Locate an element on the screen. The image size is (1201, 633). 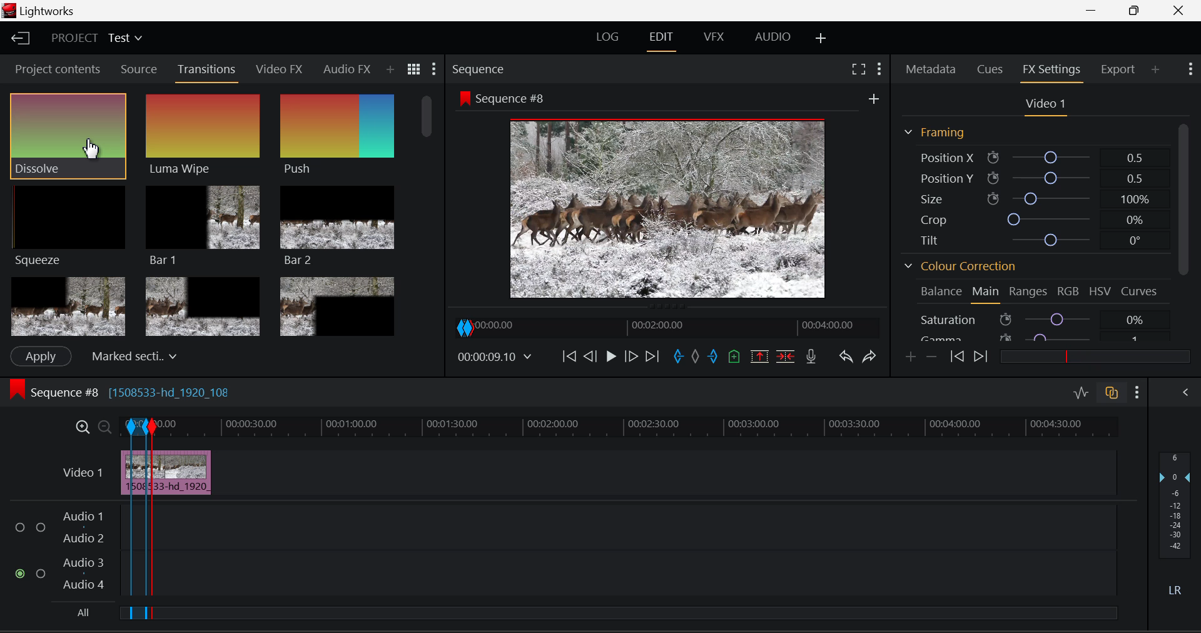
EDIT Layout Open is located at coordinates (661, 39).